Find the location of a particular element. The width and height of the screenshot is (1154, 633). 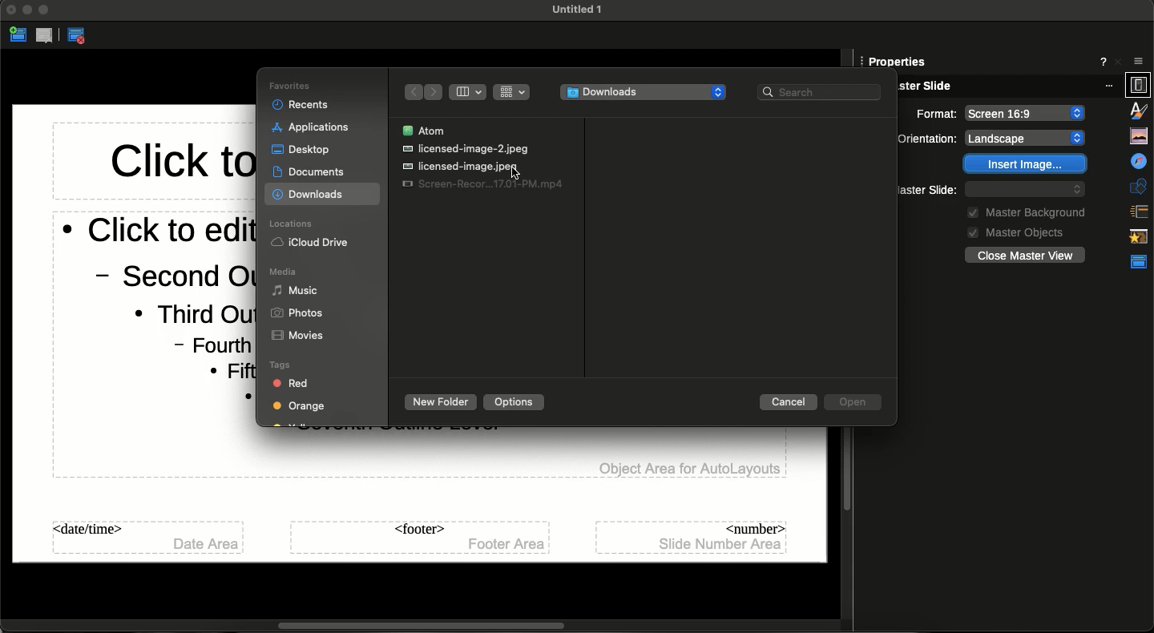

Master title is located at coordinates (180, 167).